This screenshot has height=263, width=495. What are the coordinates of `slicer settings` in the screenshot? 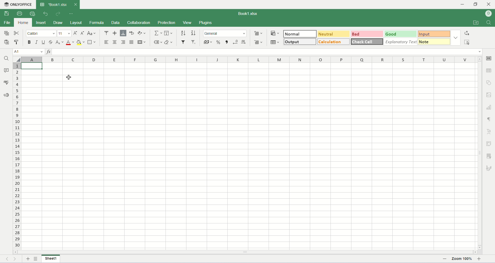 It's located at (490, 156).